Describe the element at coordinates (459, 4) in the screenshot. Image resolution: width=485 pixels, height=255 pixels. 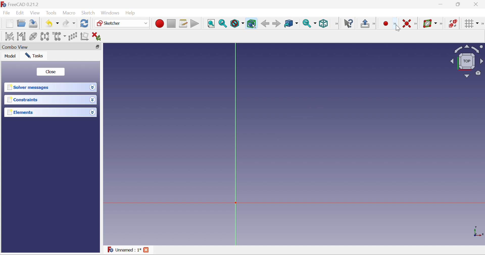
I see `maximize` at that location.